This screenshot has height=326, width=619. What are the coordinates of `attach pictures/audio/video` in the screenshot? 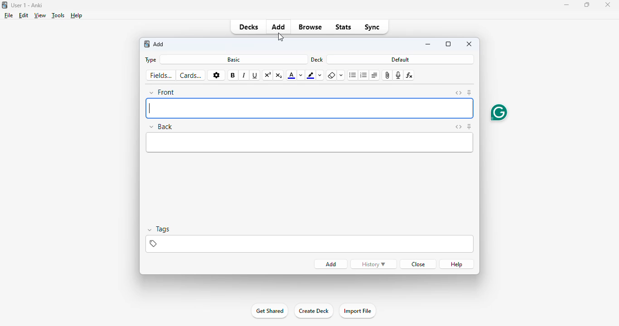 It's located at (388, 75).